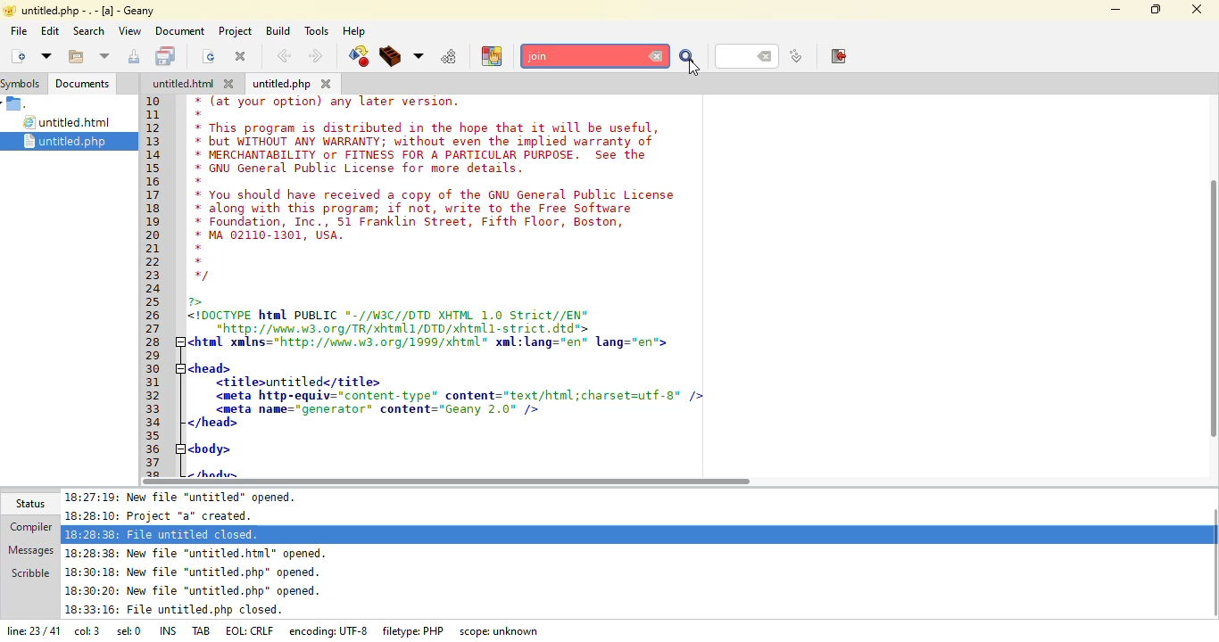 This screenshot has height=642, width=1219. I want to click on 29, so click(155, 354).